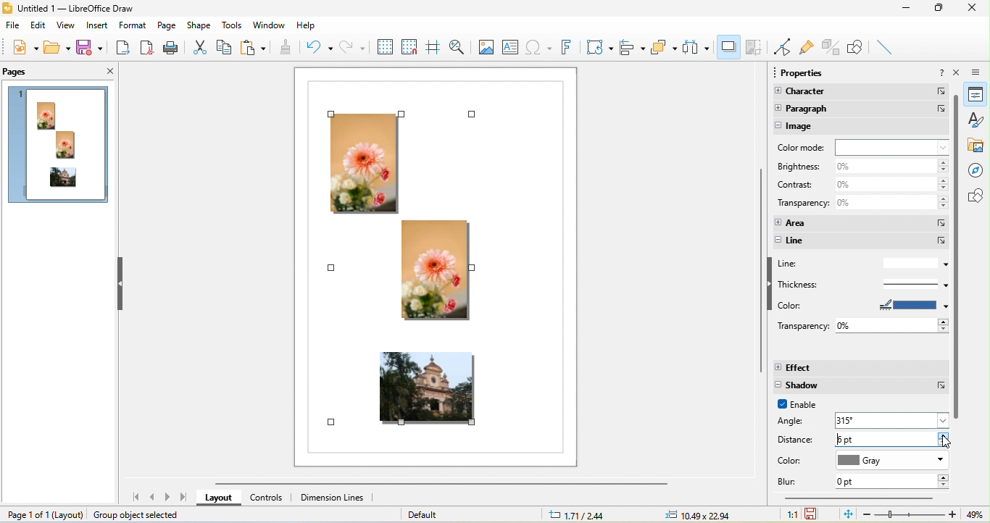  What do you see at coordinates (538, 46) in the screenshot?
I see `special character` at bounding box center [538, 46].